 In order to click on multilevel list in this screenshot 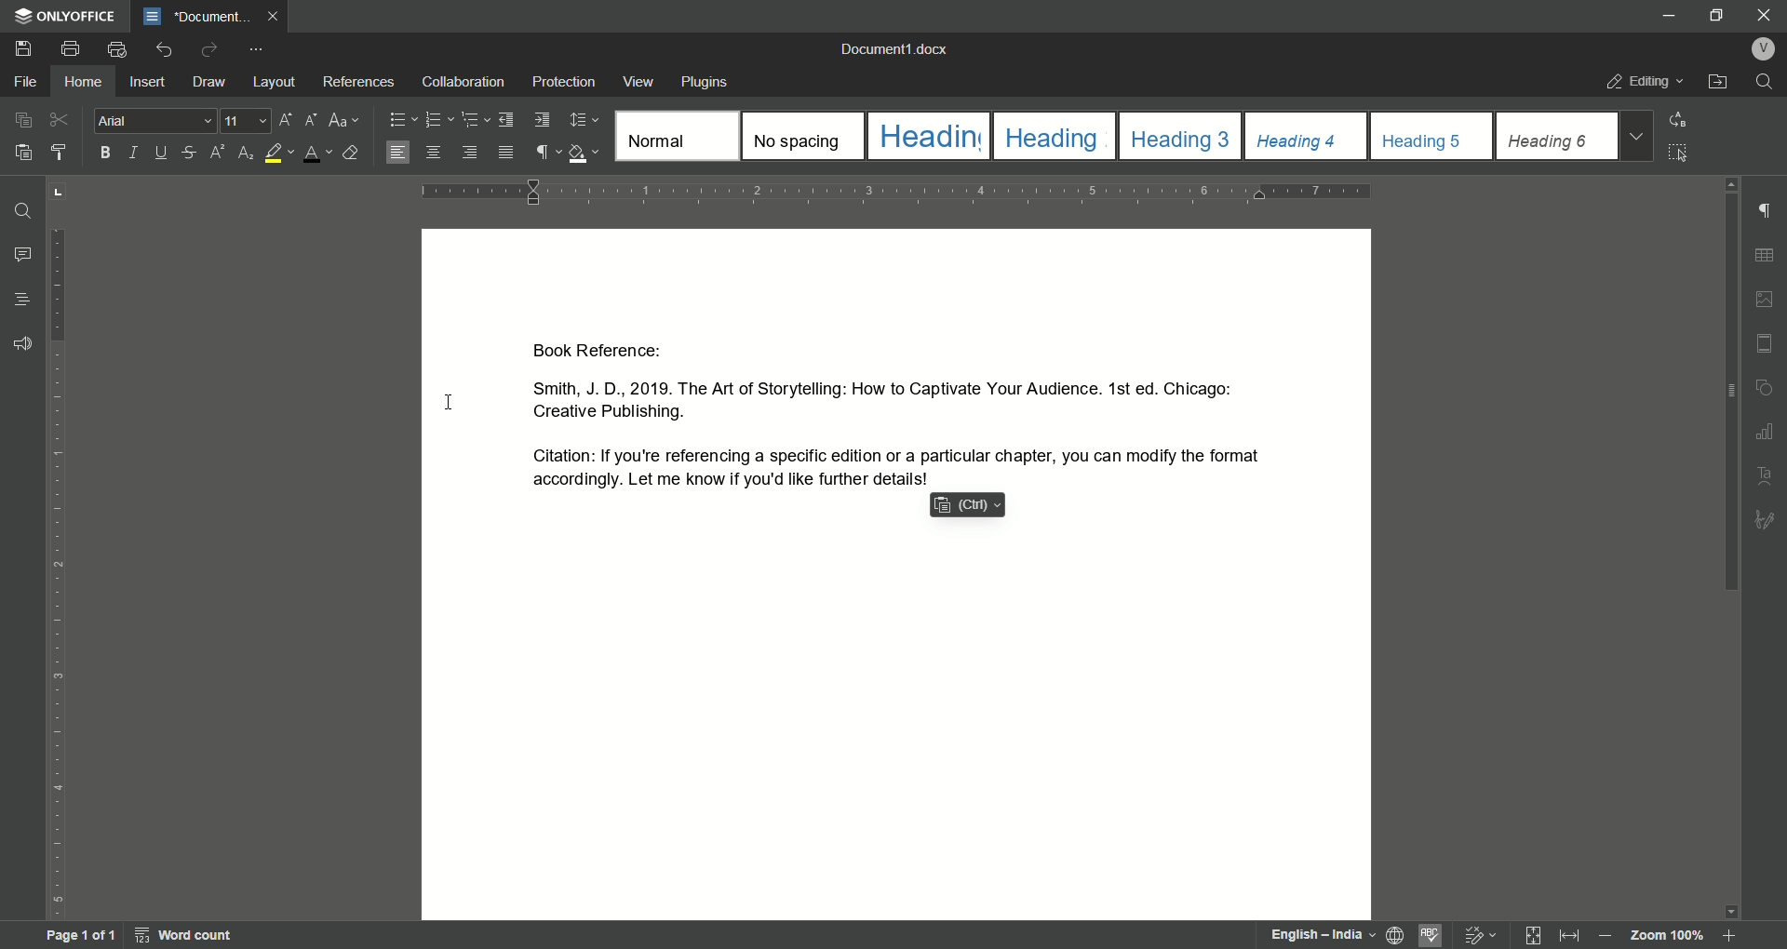, I will do `click(471, 119)`.